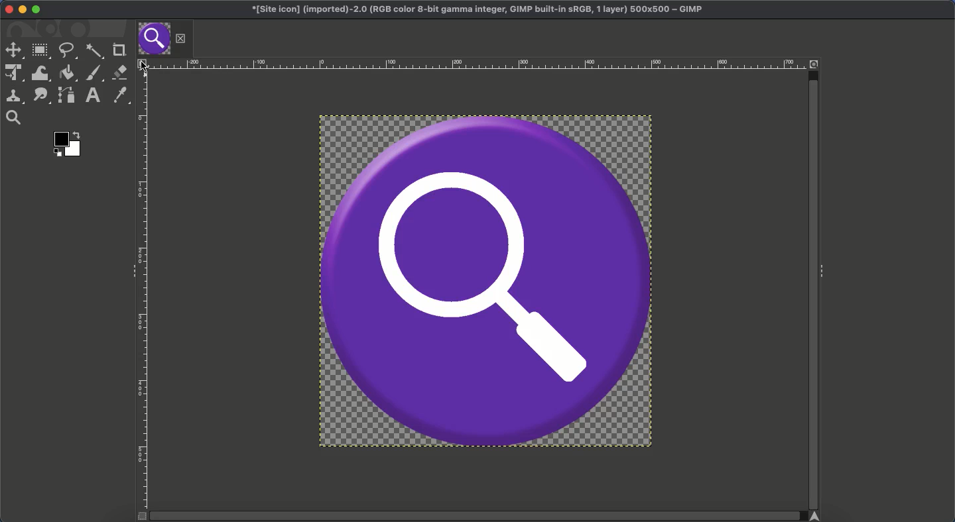  I want to click on Unified transformation, so click(11, 74).